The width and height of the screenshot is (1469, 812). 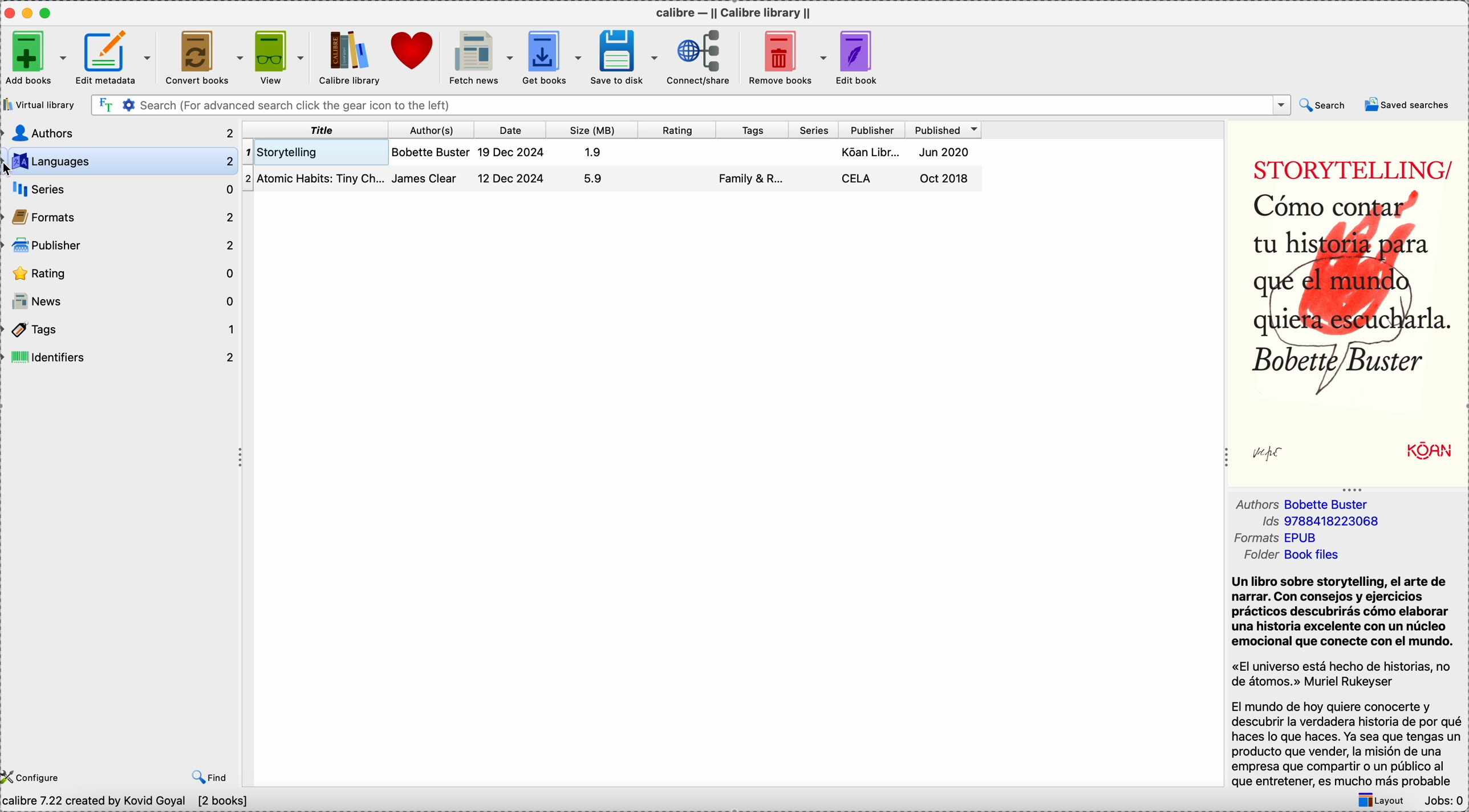 What do you see at coordinates (200, 58) in the screenshot?
I see `convert books` at bounding box center [200, 58].